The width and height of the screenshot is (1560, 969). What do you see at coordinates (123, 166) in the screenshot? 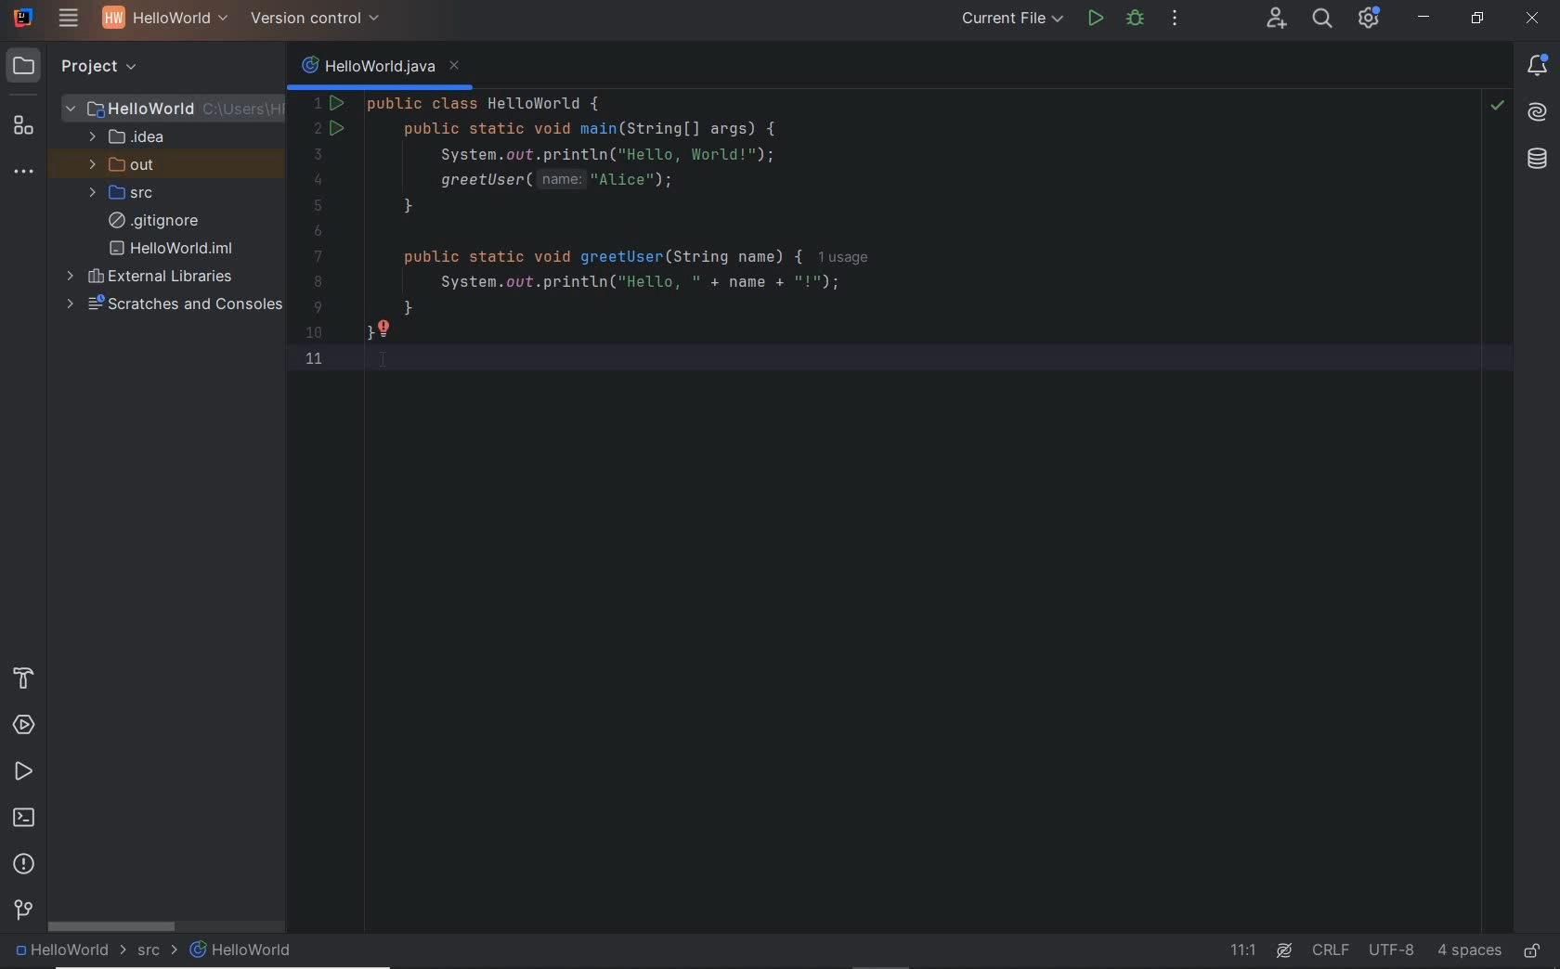
I see `out (folder)` at bounding box center [123, 166].